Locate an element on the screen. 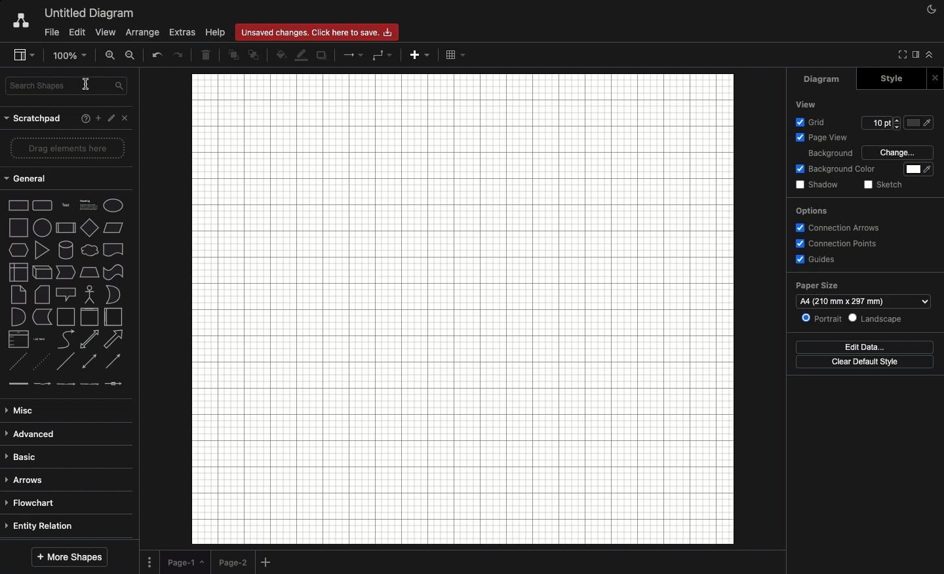 The height and width of the screenshot is (574, 944). Entity relation is located at coordinates (43, 526).